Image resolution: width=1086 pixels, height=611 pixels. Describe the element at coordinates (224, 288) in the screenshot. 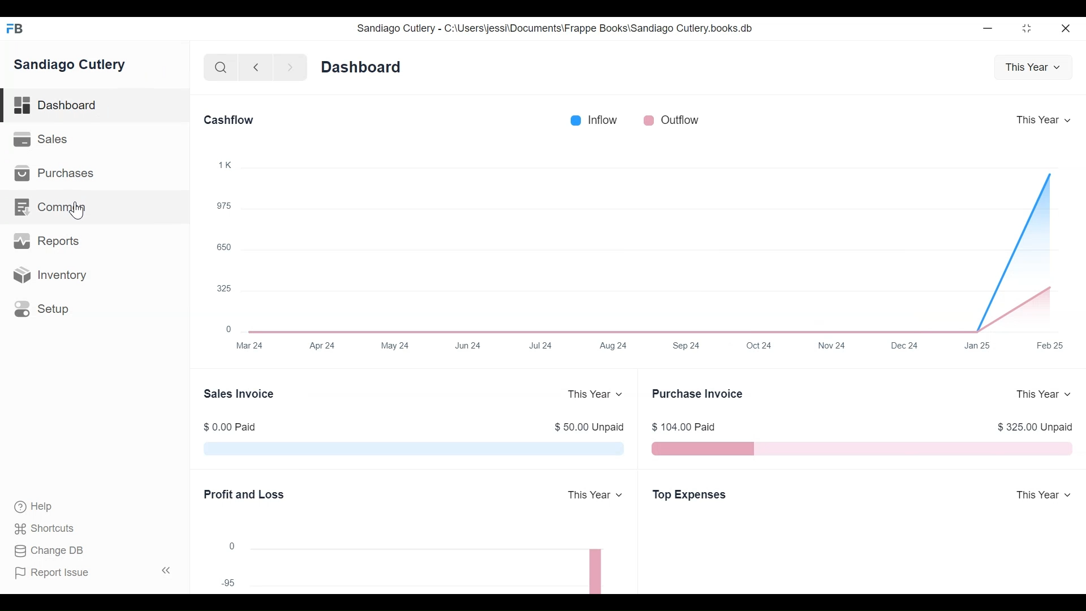

I see `325` at that location.